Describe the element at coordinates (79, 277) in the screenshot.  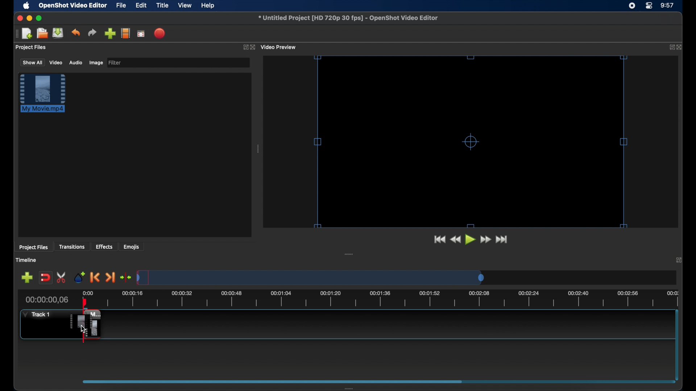
I see `add marker` at that location.